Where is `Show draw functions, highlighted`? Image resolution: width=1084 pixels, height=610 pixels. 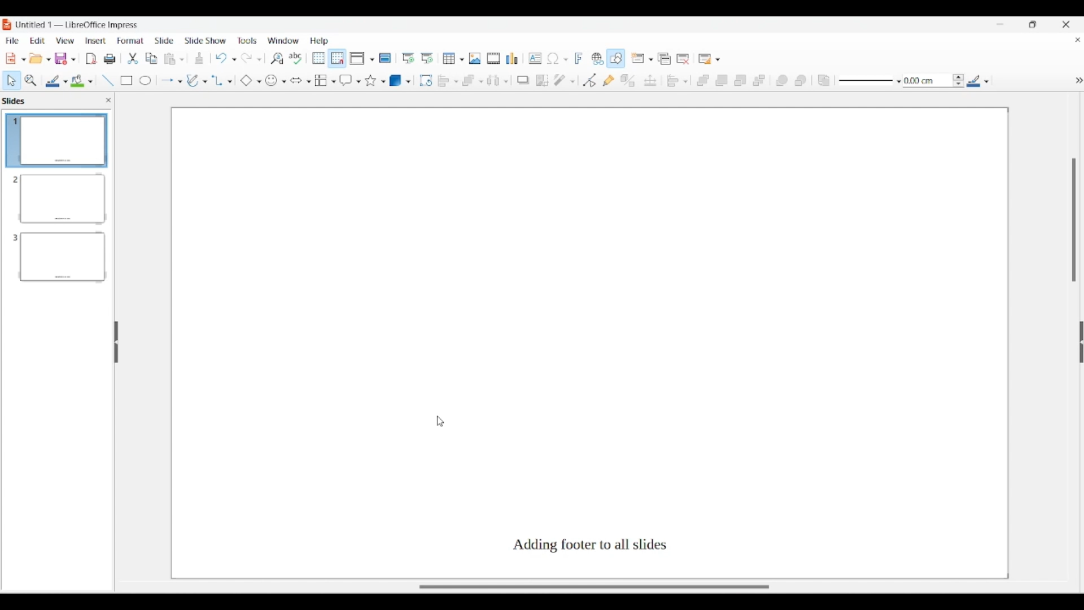
Show draw functions, highlighted is located at coordinates (615, 58).